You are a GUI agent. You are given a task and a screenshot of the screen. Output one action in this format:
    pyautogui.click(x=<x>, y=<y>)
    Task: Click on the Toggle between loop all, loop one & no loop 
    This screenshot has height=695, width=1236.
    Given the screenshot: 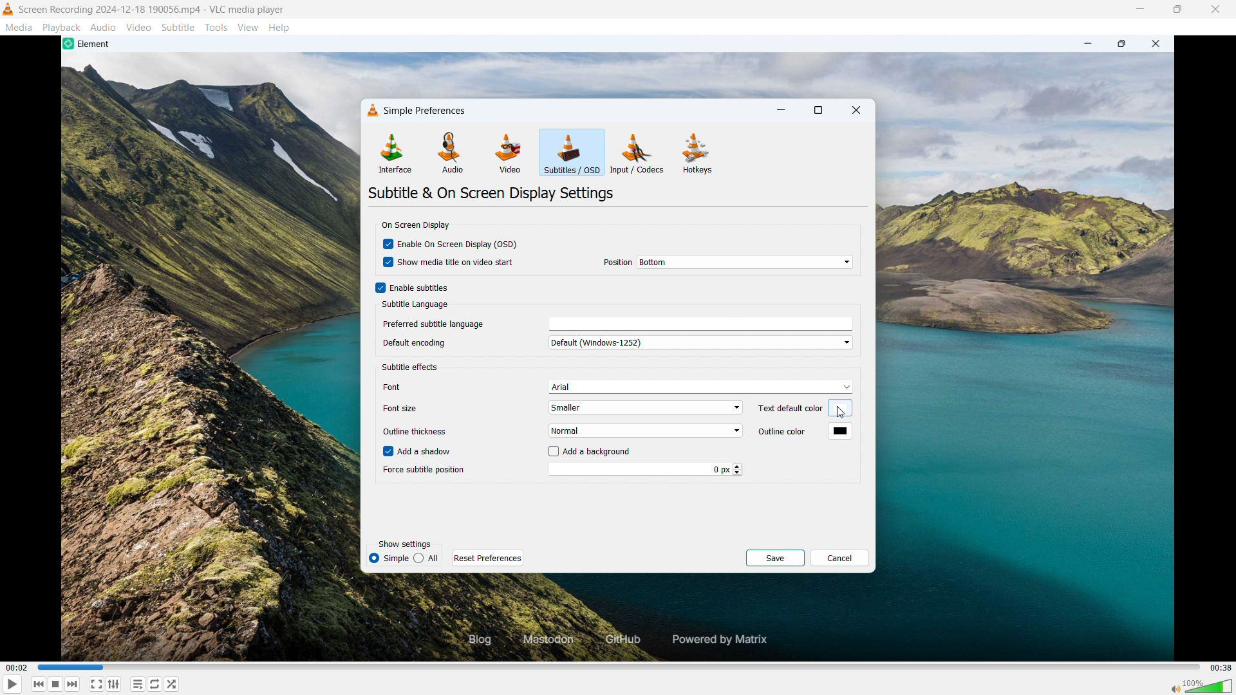 What is the action you would take?
    pyautogui.click(x=155, y=683)
    